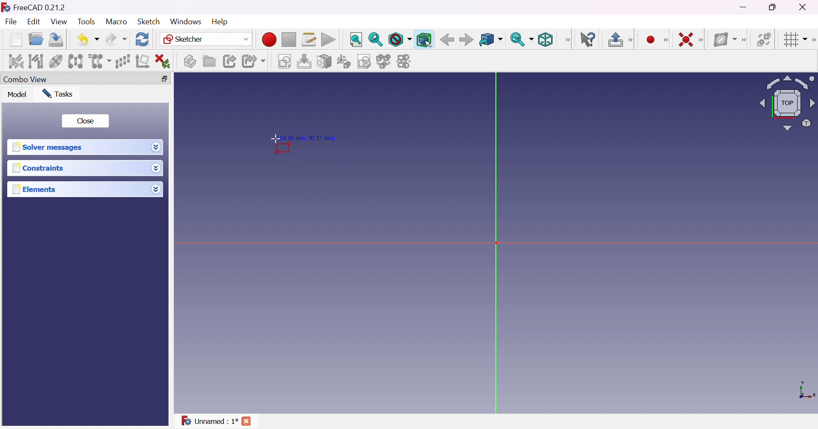 The image size is (818, 429). I want to click on [Sketcher edit tools], so click(813, 40).